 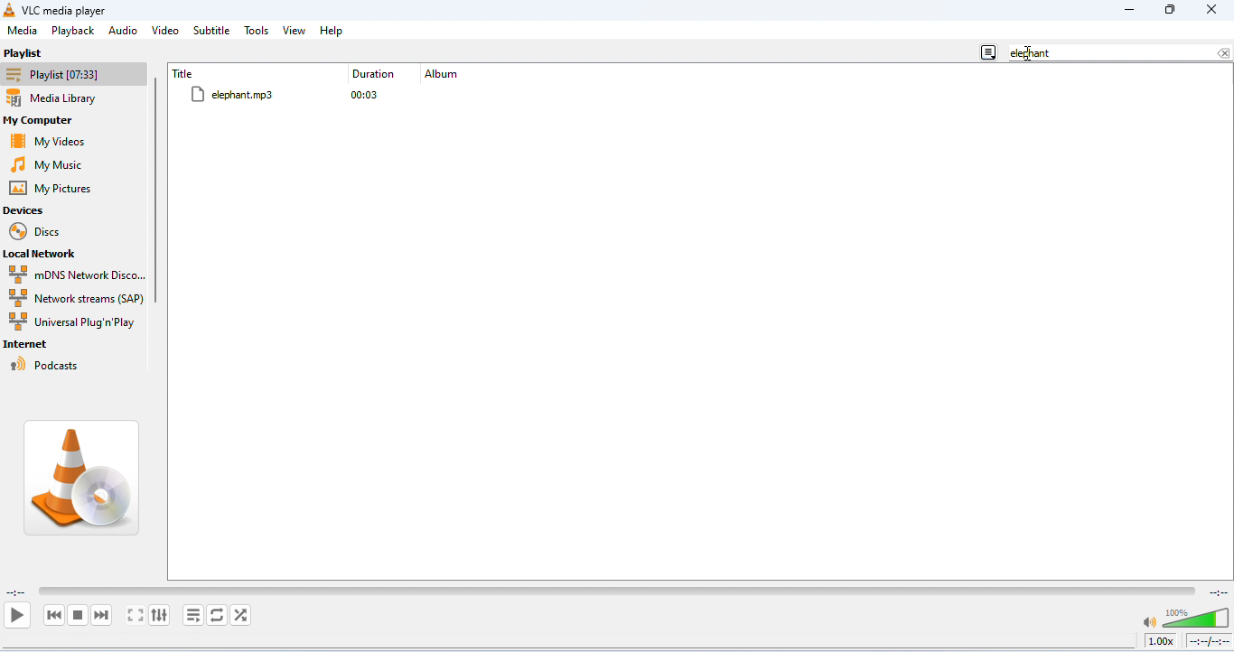 I want to click on volume 100%, so click(x=1183, y=614).